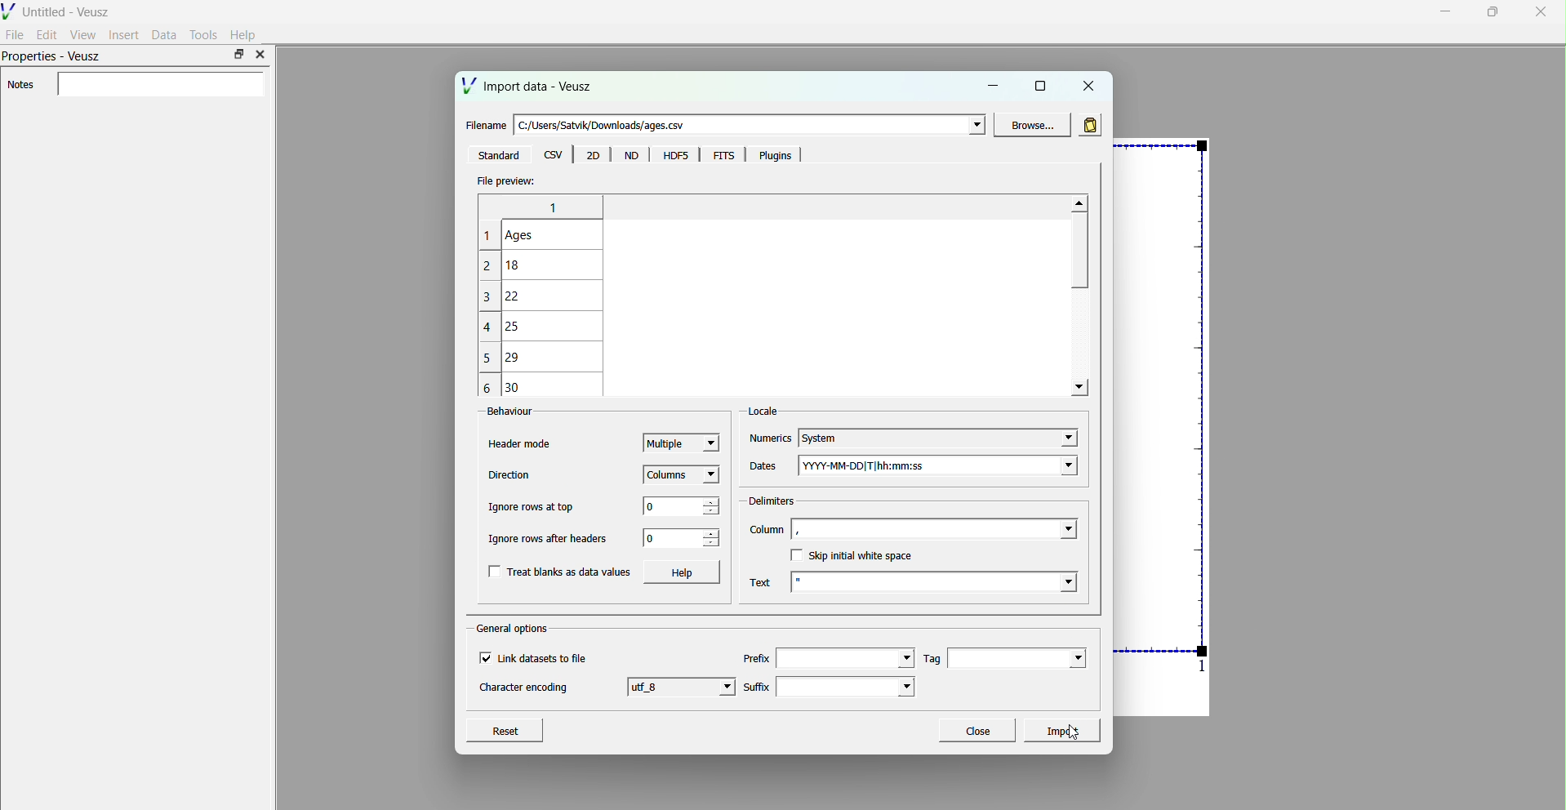  I want to click on Plugins, so click(777, 156).